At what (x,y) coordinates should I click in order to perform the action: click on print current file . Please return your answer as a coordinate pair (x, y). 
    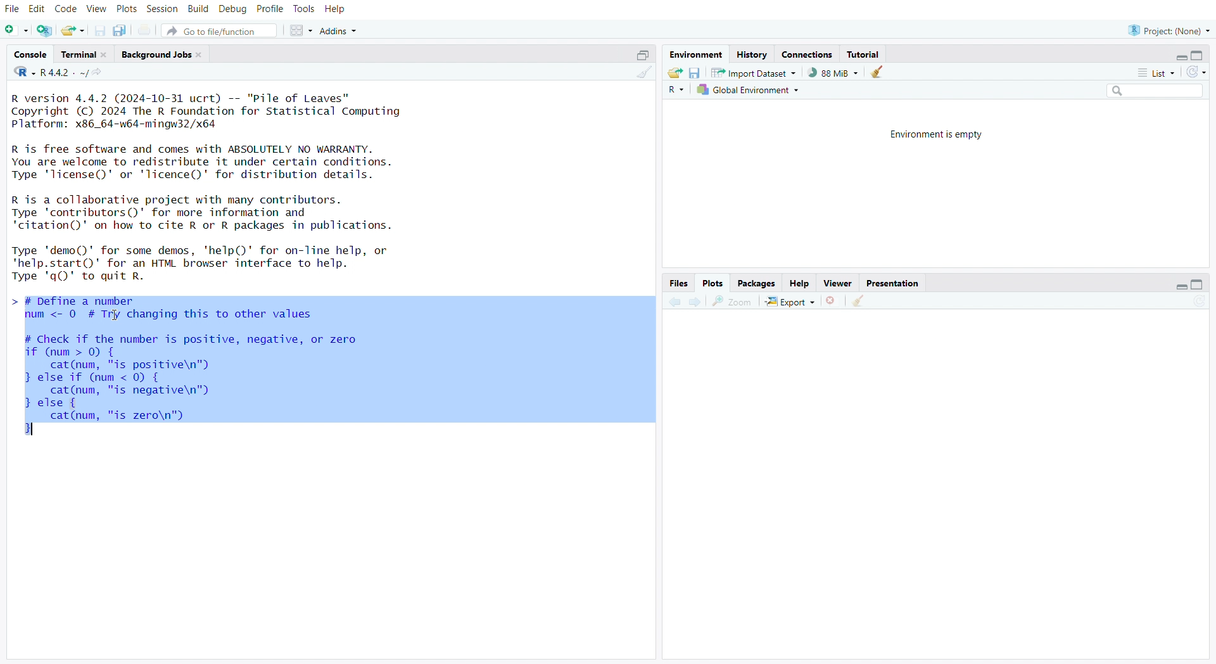
    Looking at the image, I should click on (146, 31).